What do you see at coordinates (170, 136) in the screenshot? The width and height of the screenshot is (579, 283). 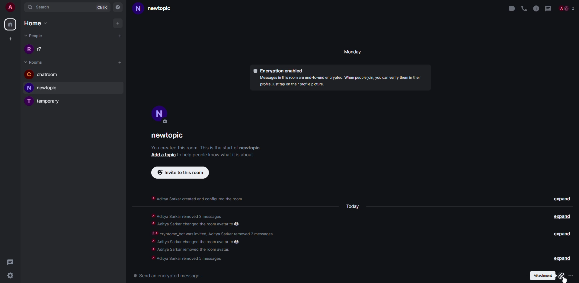 I see `room` at bounding box center [170, 136].